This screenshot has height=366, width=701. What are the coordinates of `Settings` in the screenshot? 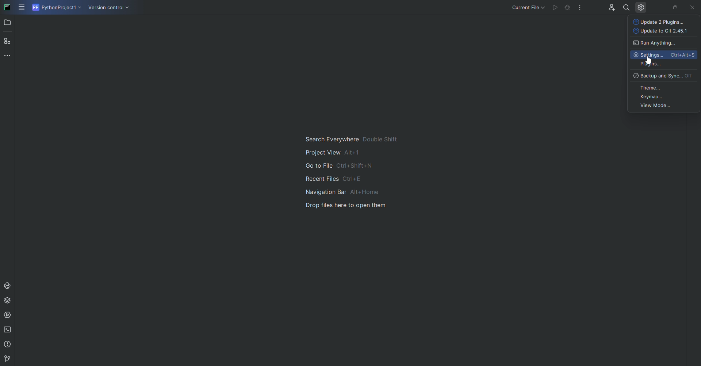 It's located at (639, 7).